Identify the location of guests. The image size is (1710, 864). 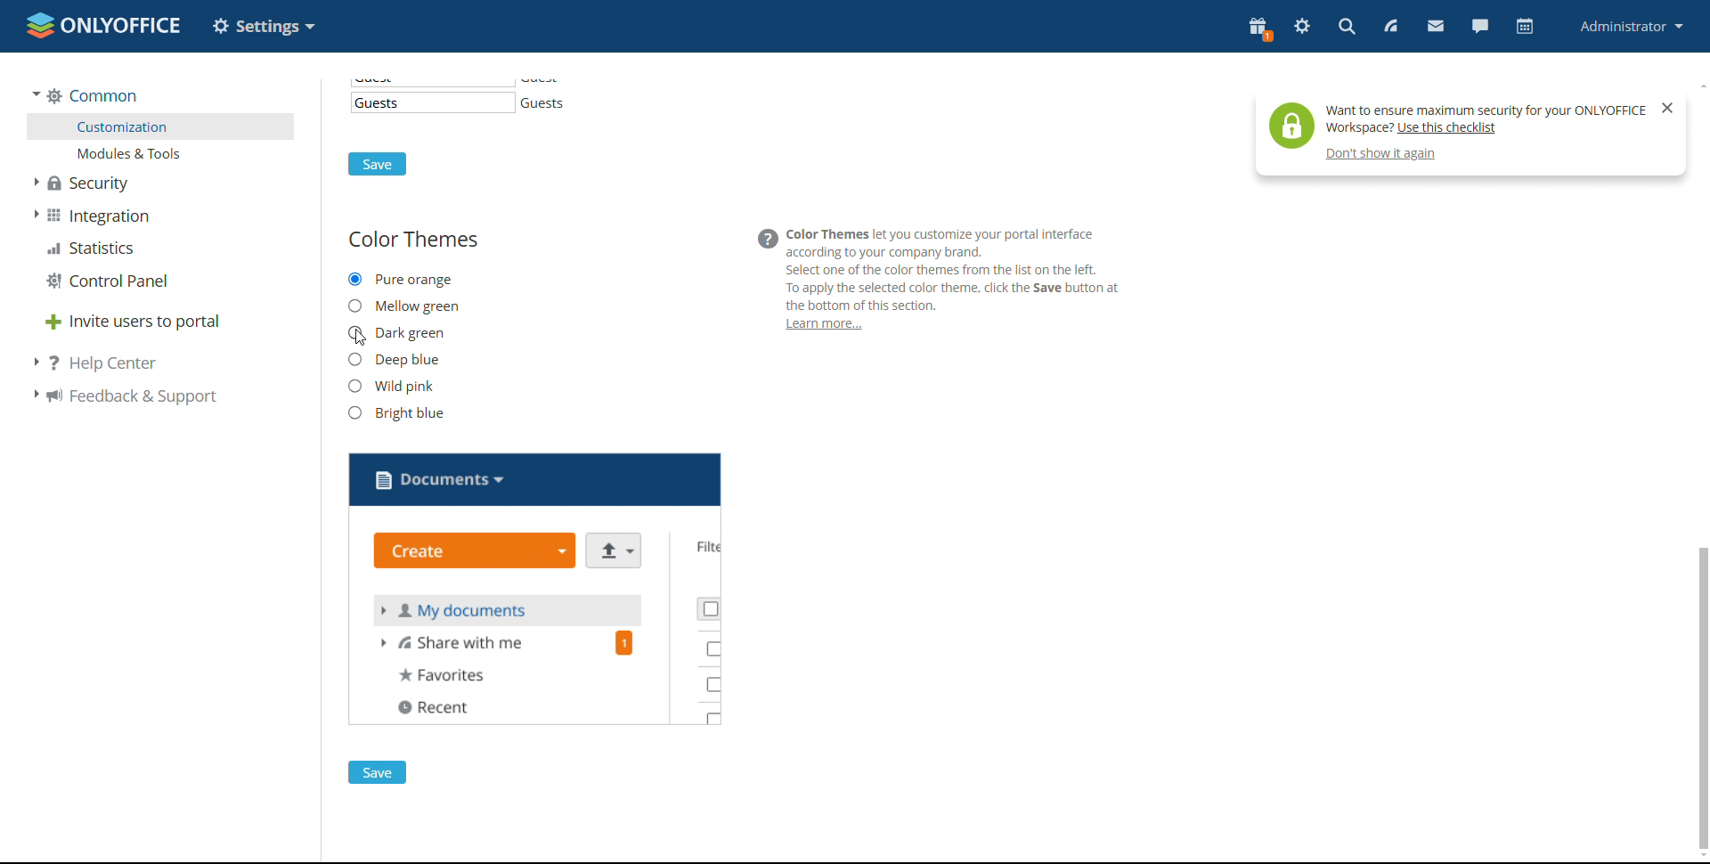
(550, 103).